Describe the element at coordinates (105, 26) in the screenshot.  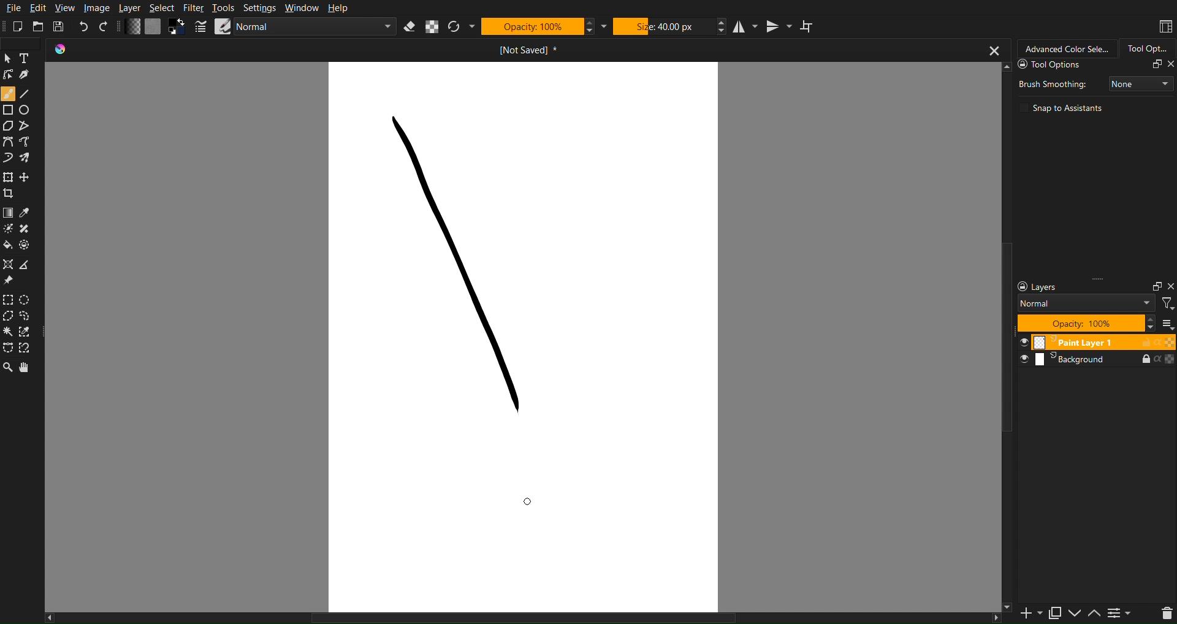
I see `Redo` at that location.